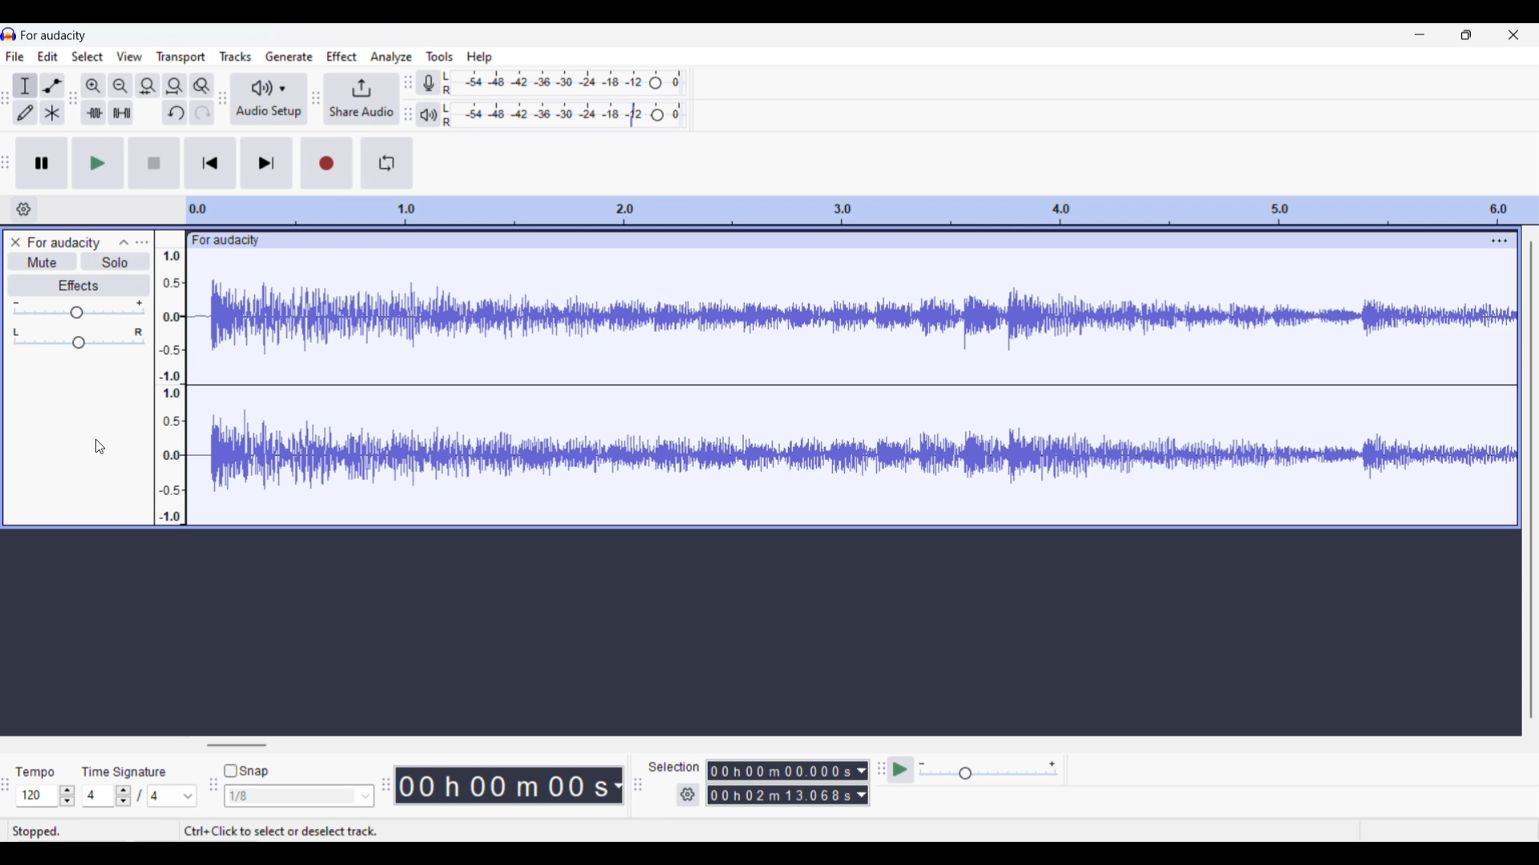 Image resolution: width=1539 pixels, height=865 pixels. Describe the element at coordinates (565, 82) in the screenshot. I see `Recording level` at that location.